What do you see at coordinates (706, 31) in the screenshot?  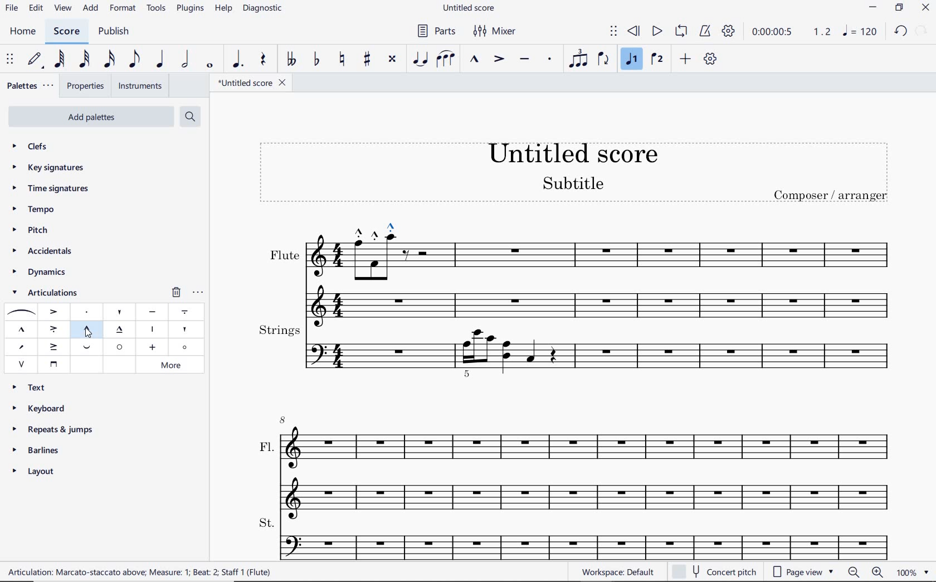 I see `METRONOME` at bounding box center [706, 31].